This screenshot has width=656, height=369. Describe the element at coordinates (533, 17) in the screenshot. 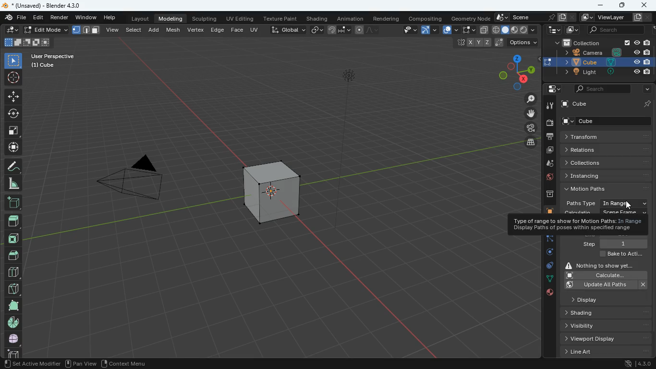

I see `scene` at that location.